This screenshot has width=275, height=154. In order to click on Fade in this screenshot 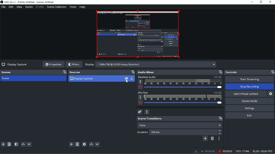, I will do `click(181, 125)`.